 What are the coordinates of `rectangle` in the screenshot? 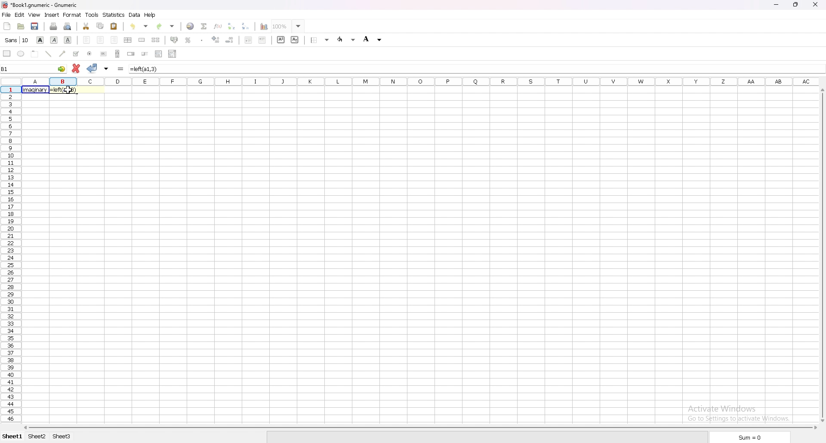 It's located at (7, 53).